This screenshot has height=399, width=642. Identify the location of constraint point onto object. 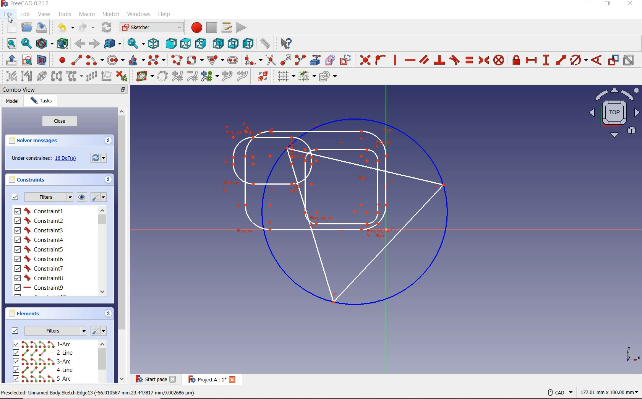
(380, 59).